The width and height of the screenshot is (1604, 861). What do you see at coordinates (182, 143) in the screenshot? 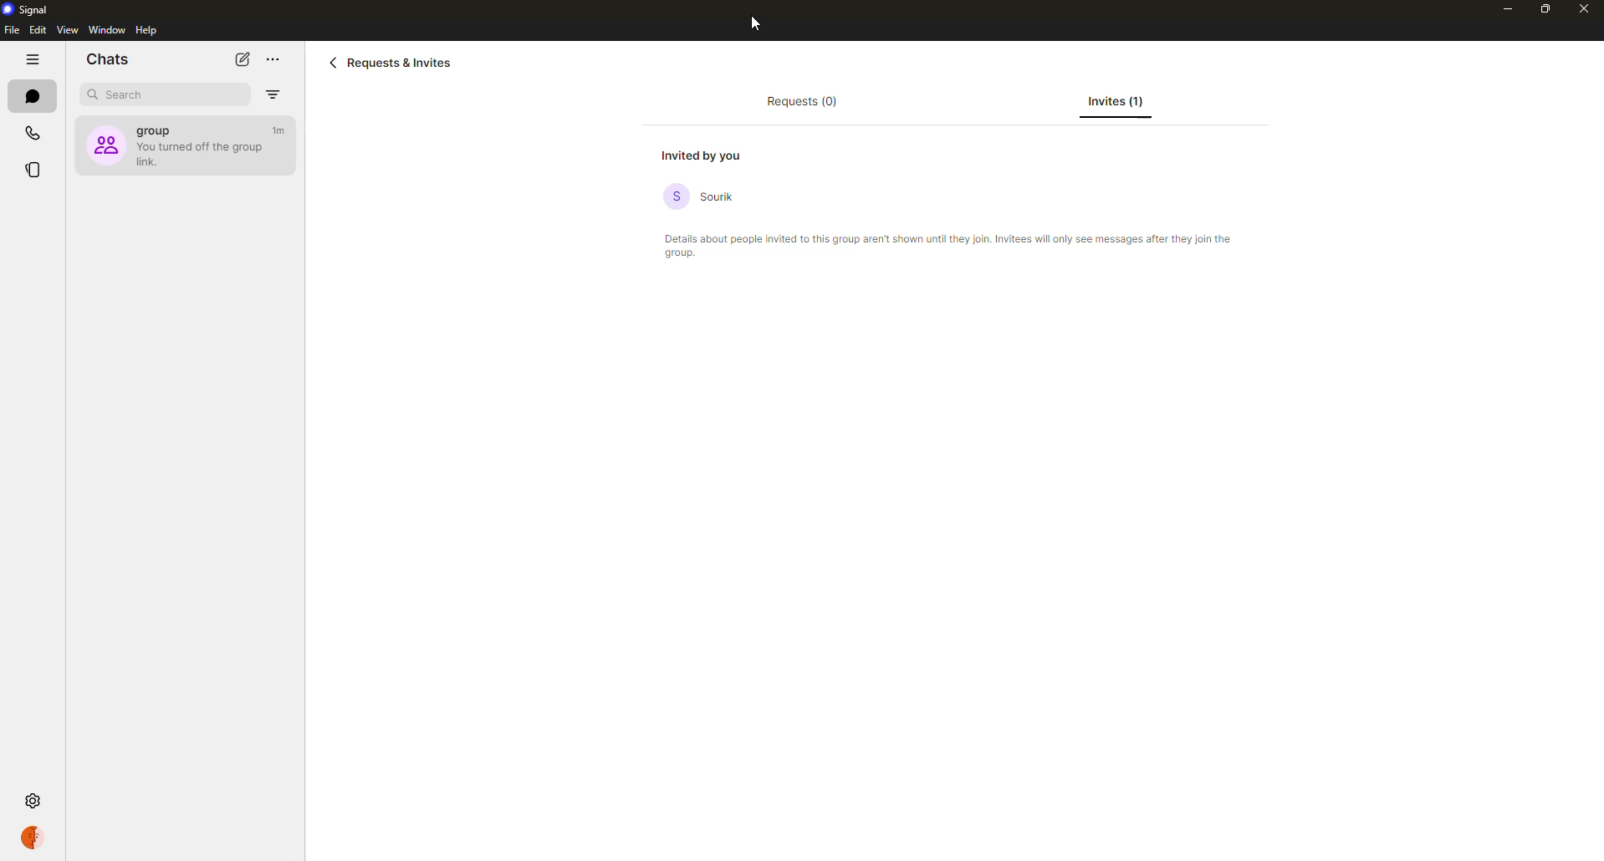
I see `group` at bounding box center [182, 143].